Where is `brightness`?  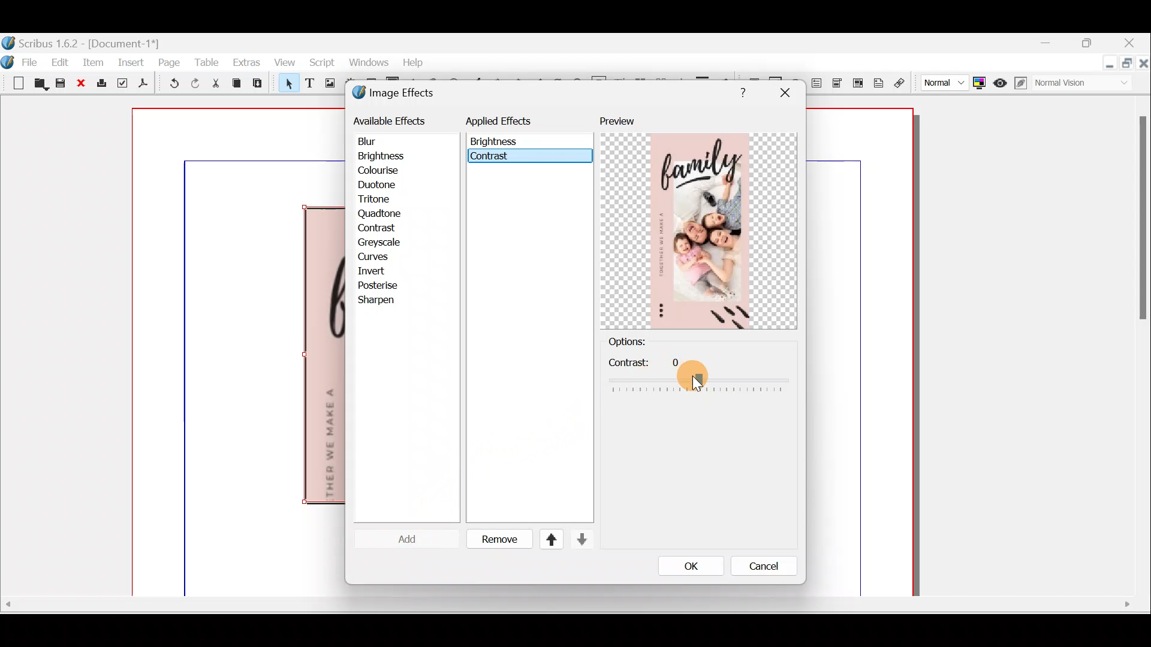
brightness is located at coordinates (496, 141).